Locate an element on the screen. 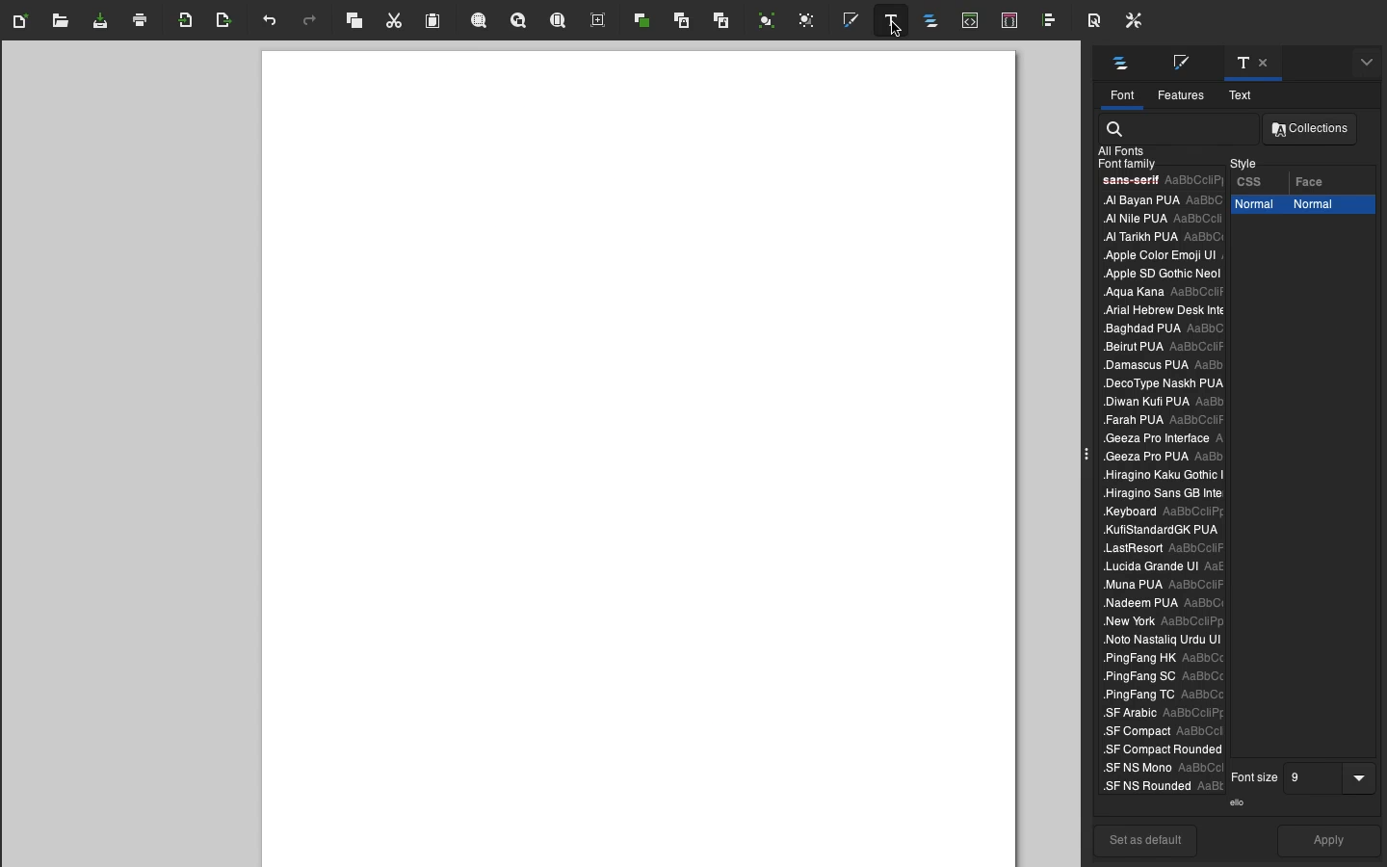 Image resolution: width=1387 pixels, height=867 pixels. Redo is located at coordinates (310, 23).